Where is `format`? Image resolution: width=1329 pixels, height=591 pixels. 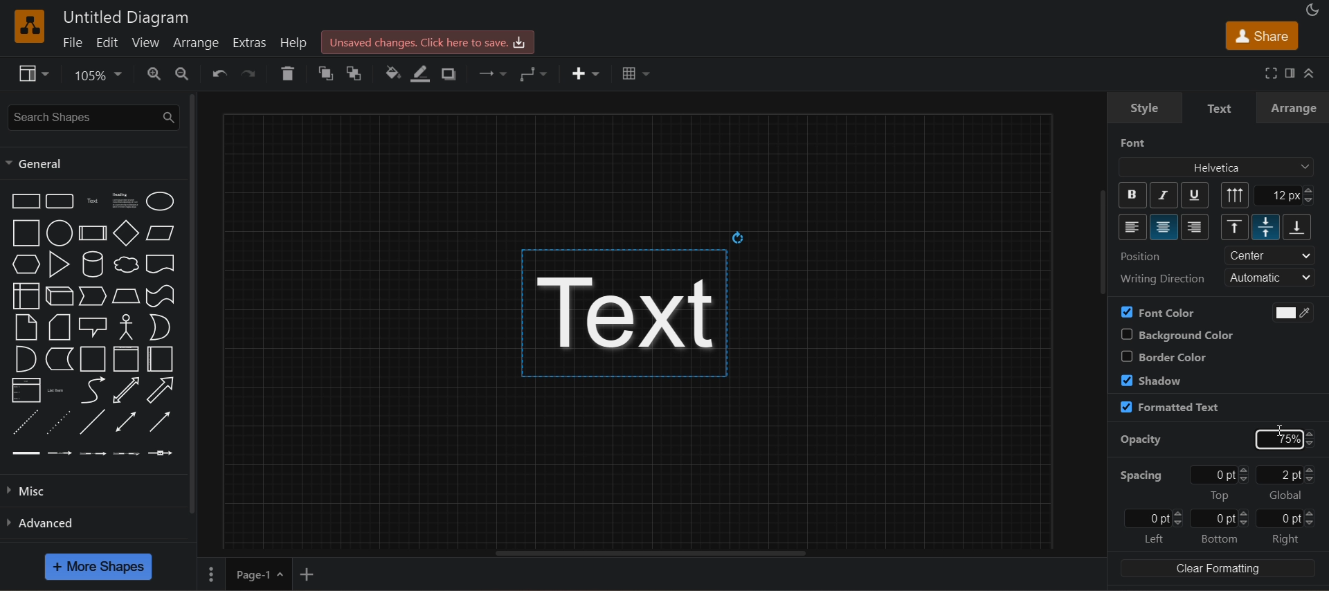 format is located at coordinates (1287, 72).